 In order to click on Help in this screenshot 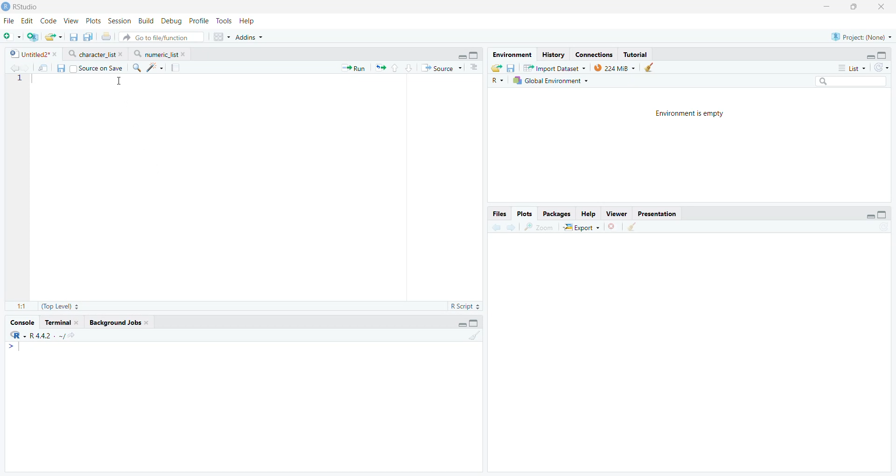, I will do `click(589, 214)`.